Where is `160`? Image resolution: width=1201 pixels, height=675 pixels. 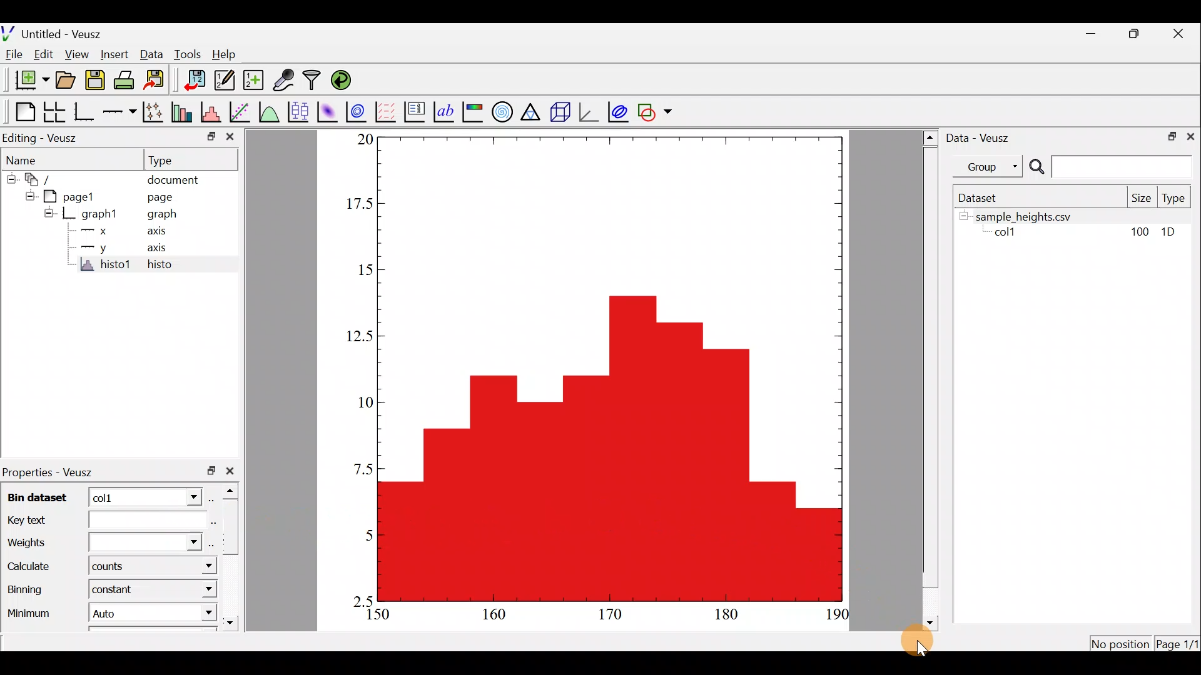
160 is located at coordinates (492, 617).